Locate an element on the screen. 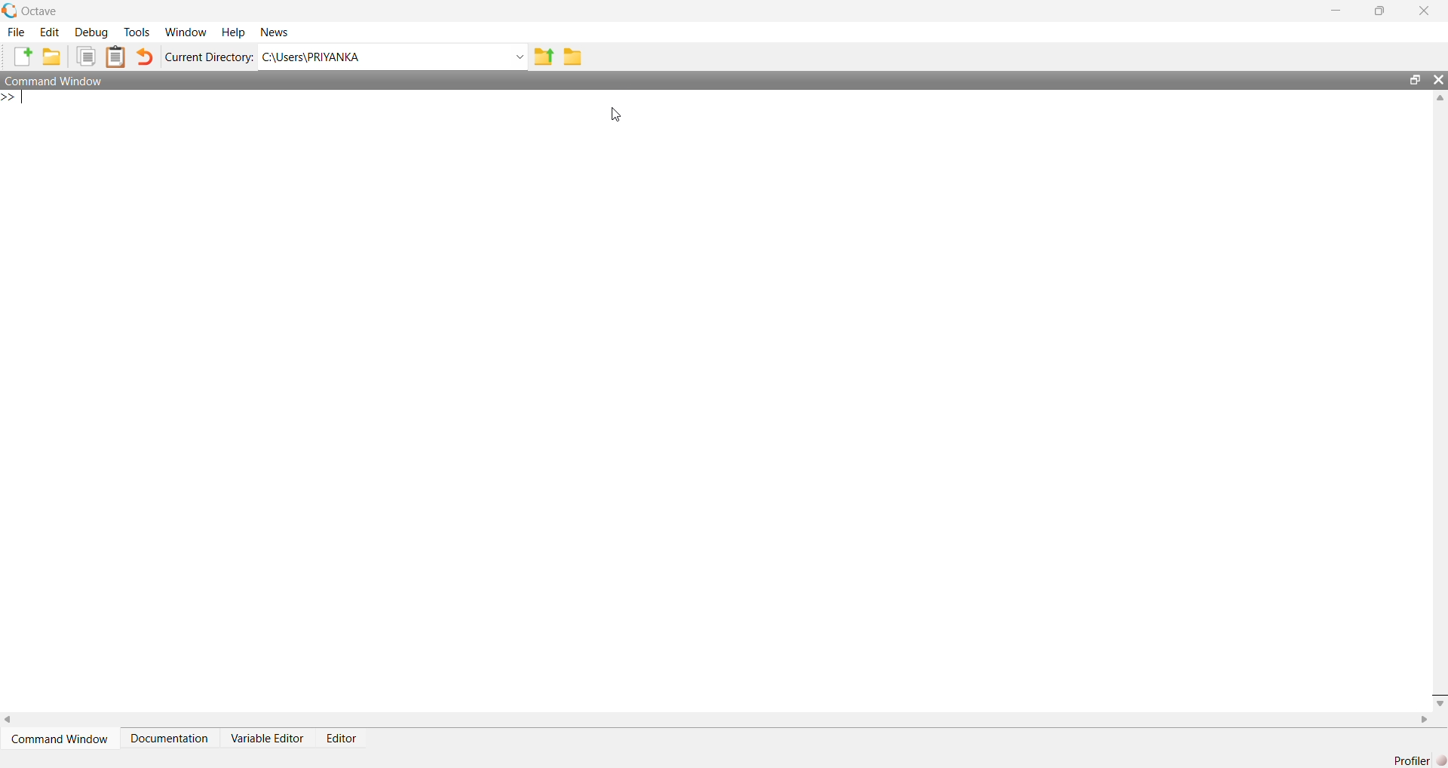 Image resolution: width=1448 pixels, height=768 pixels. Variable Editor is located at coordinates (266, 738).